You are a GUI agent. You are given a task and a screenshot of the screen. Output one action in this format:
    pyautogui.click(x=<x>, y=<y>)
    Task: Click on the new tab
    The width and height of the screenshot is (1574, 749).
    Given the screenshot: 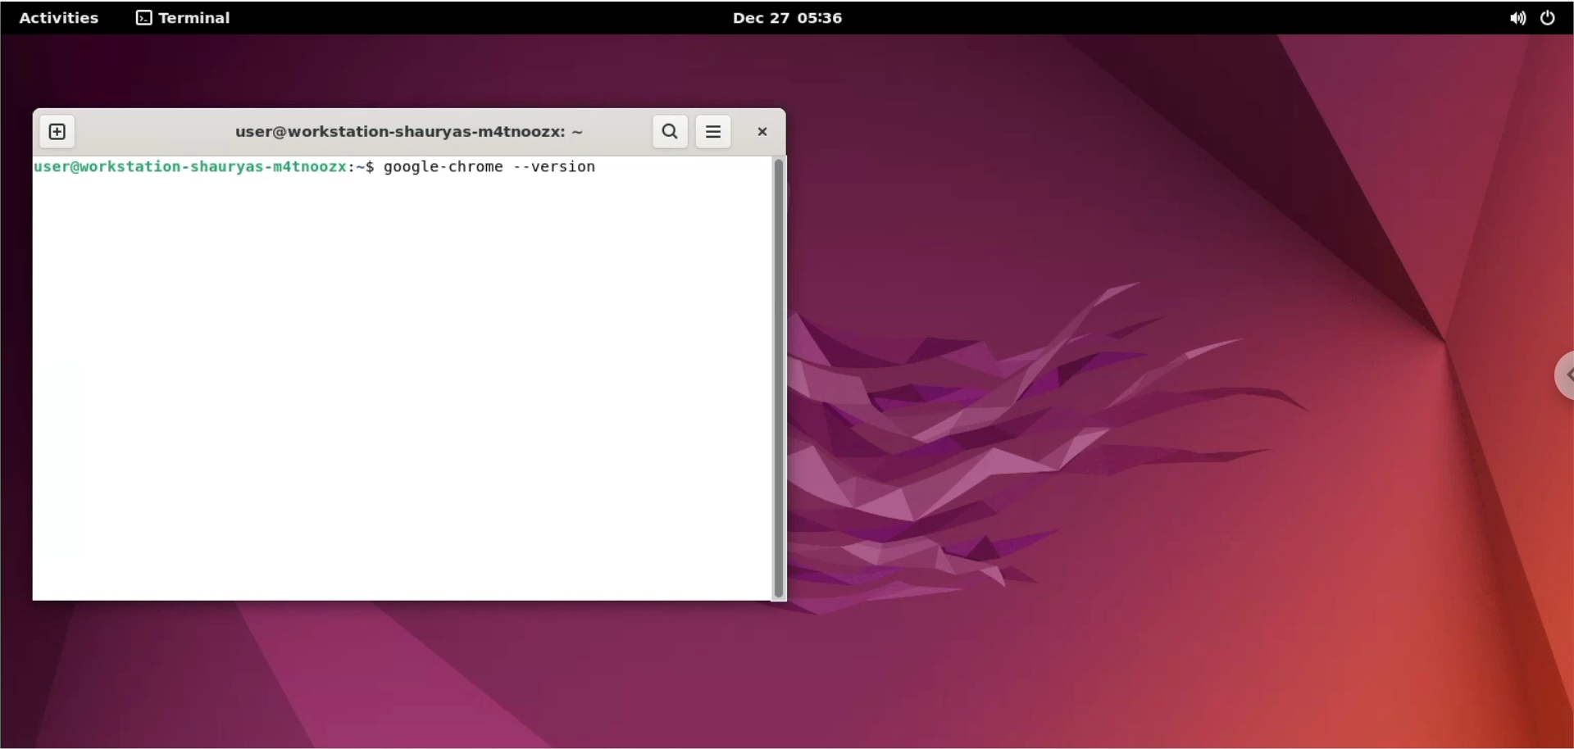 What is the action you would take?
    pyautogui.click(x=57, y=132)
    